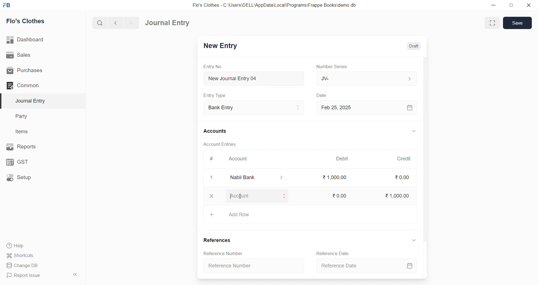 The width and height of the screenshot is (538, 285). What do you see at coordinates (367, 267) in the screenshot?
I see `Reference Date` at bounding box center [367, 267].